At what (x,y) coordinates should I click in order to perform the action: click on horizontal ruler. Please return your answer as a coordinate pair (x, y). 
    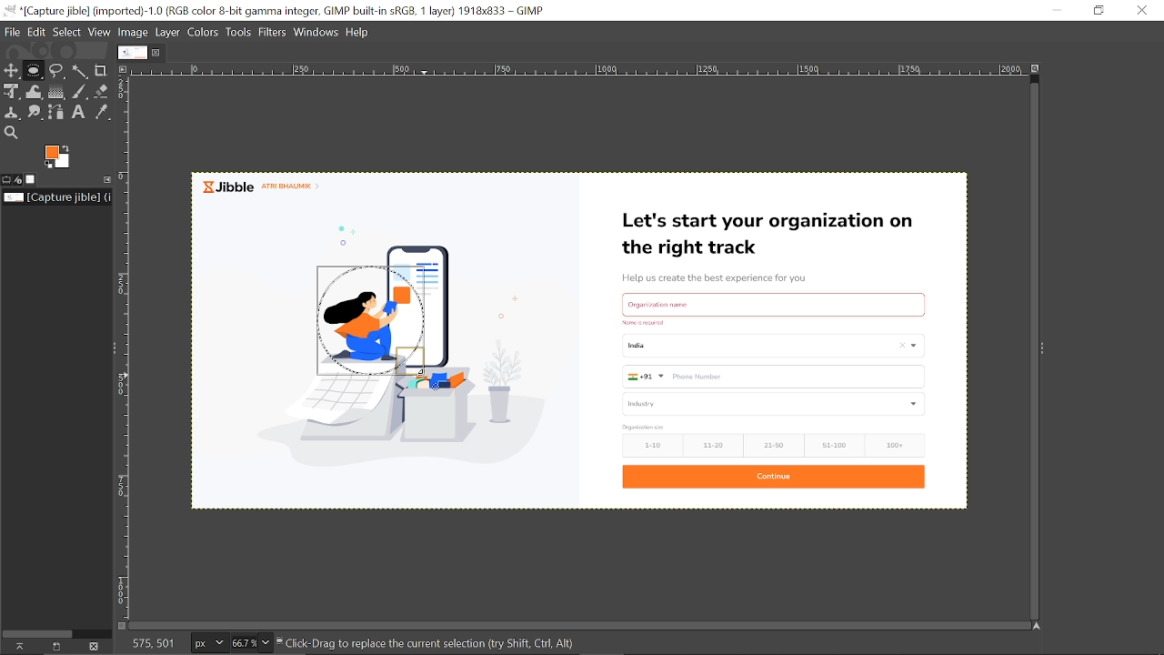
    Looking at the image, I should click on (572, 70).